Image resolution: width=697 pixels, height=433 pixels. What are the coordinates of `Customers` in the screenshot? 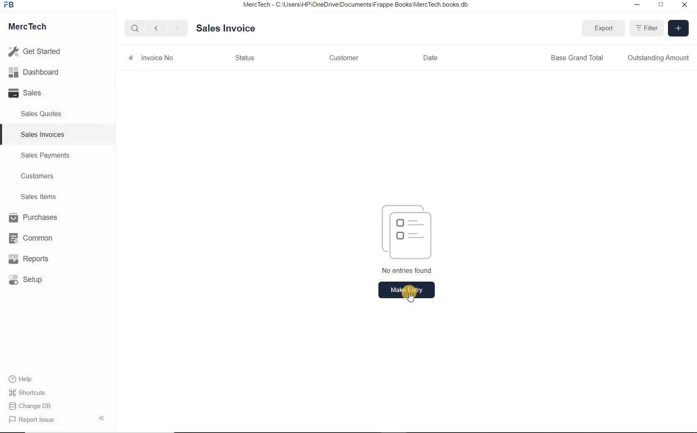 It's located at (45, 176).